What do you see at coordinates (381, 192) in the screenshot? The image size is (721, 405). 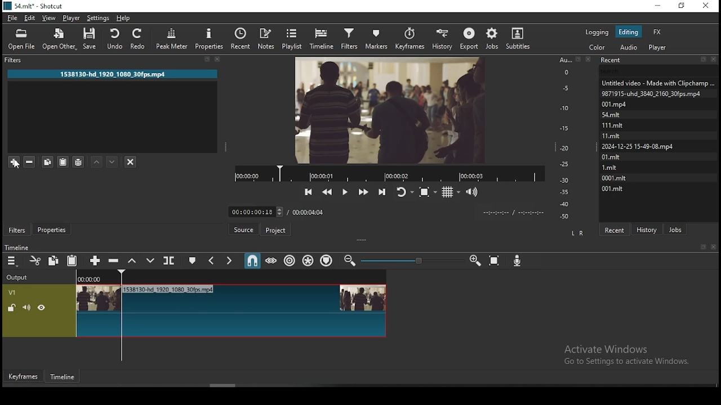 I see `skip to the next point` at bounding box center [381, 192].